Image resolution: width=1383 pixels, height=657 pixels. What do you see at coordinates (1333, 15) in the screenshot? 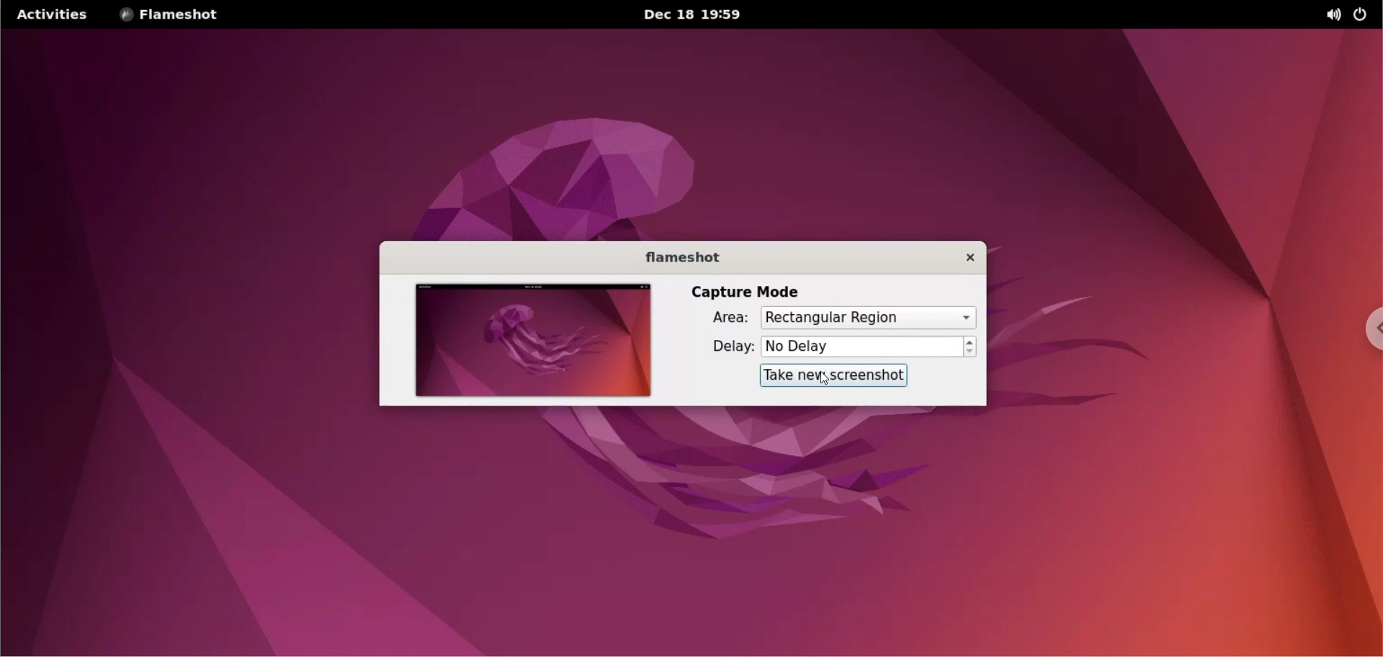
I see `sound options ` at bounding box center [1333, 15].